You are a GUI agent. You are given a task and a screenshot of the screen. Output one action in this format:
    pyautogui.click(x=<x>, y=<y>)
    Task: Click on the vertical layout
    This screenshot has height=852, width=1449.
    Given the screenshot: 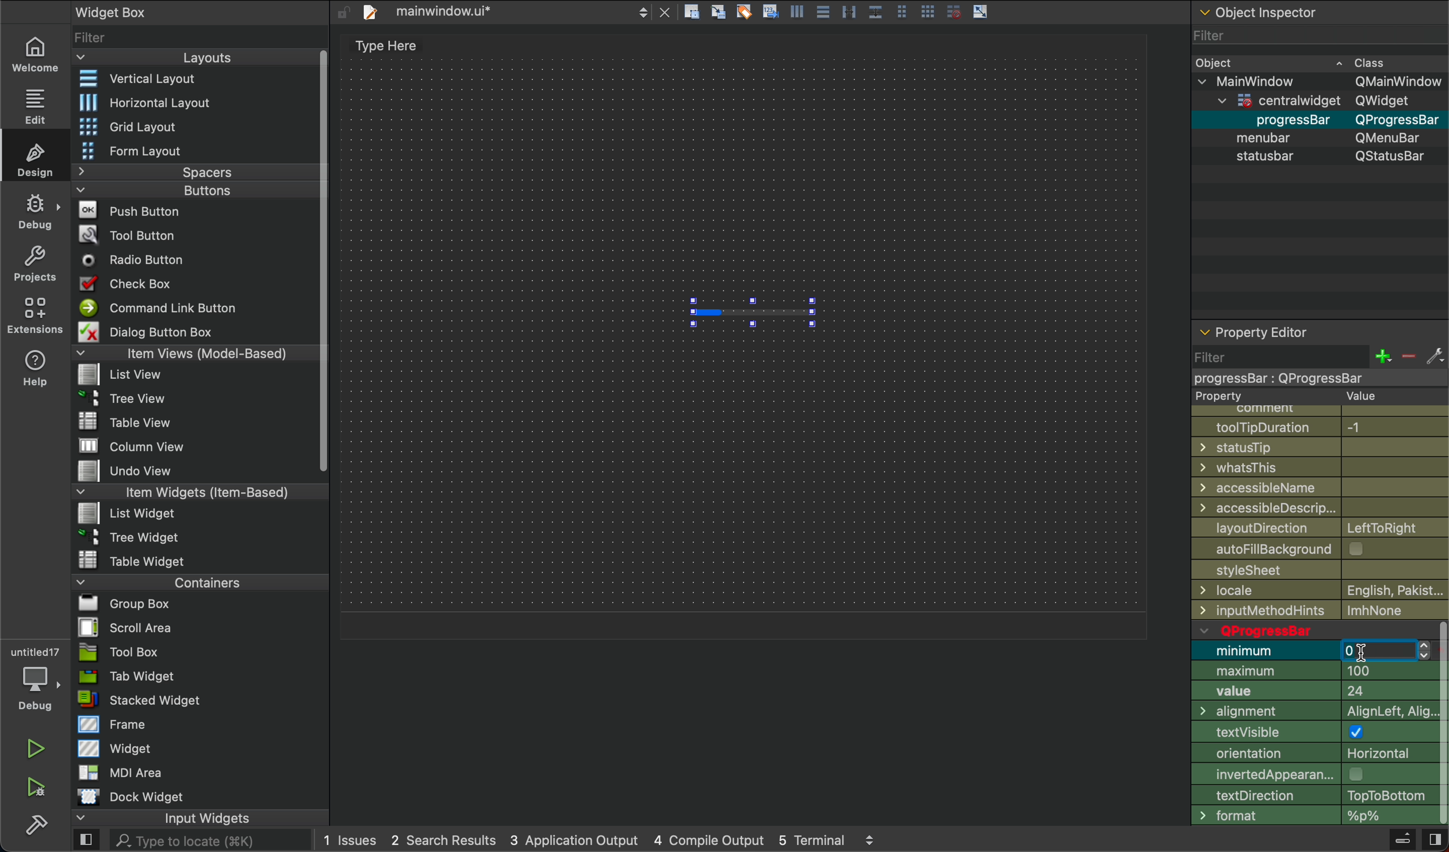 What is the action you would take?
    pyautogui.click(x=190, y=80)
    